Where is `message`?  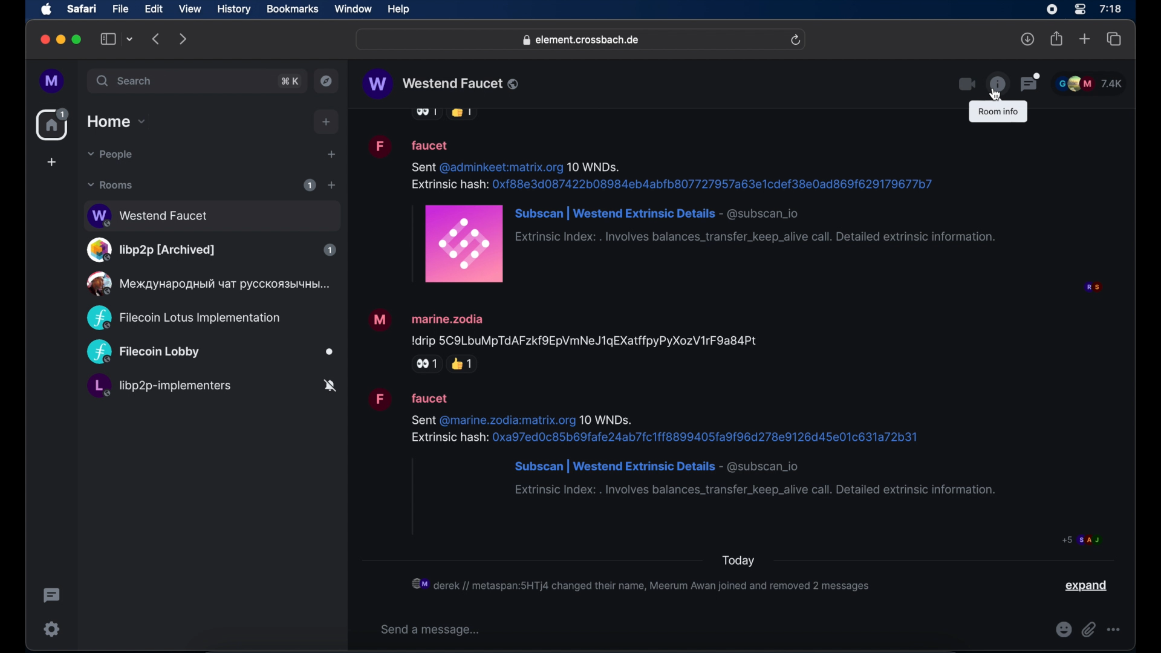
message is located at coordinates (564, 326).